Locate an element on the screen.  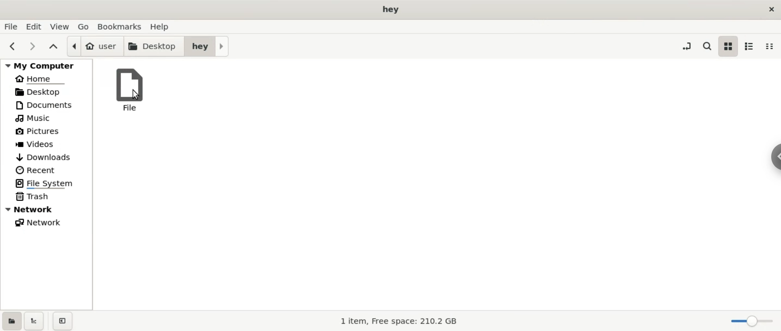
toggle location entry is located at coordinates (687, 47).